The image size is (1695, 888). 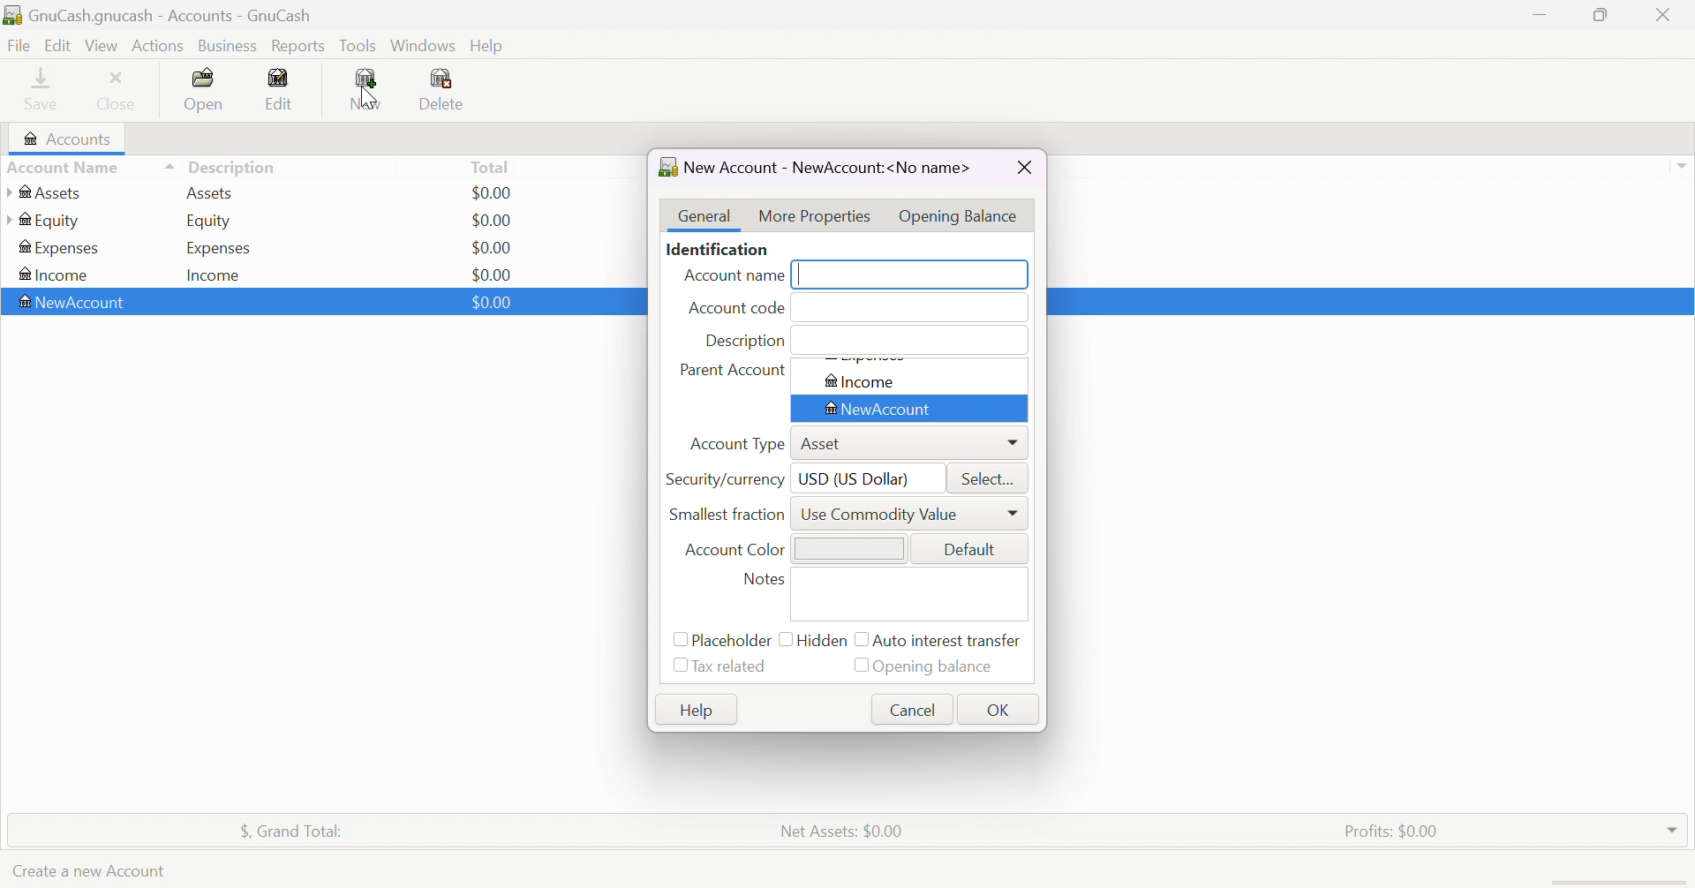 I want to click on Select..., so click(x=992, y=480).